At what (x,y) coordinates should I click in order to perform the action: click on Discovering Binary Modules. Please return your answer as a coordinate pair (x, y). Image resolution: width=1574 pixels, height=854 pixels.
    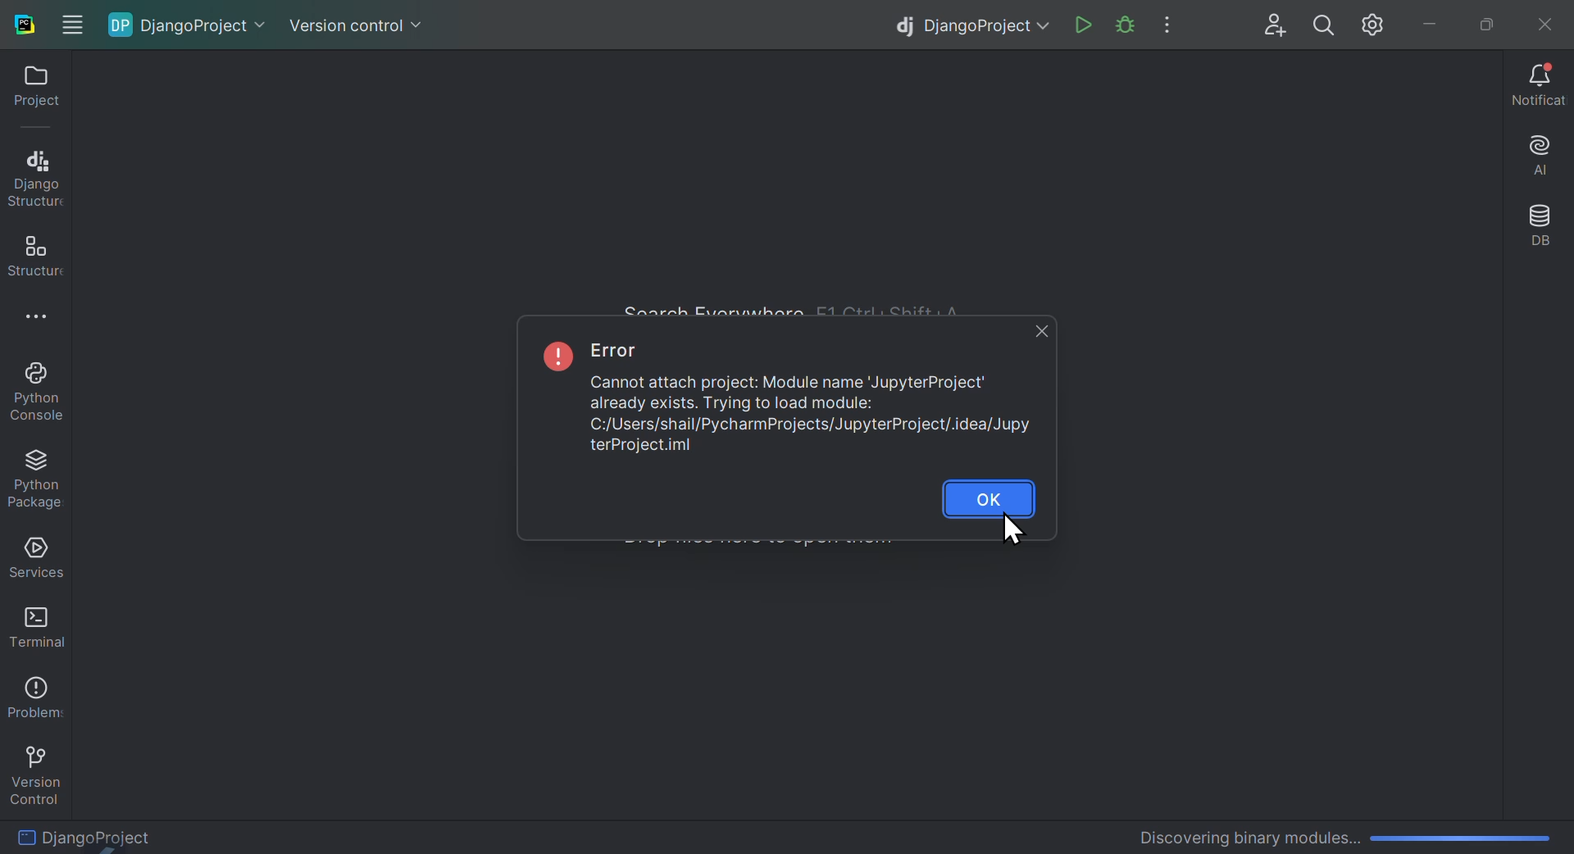
    Looking at the image, I should click on (1338, 834).